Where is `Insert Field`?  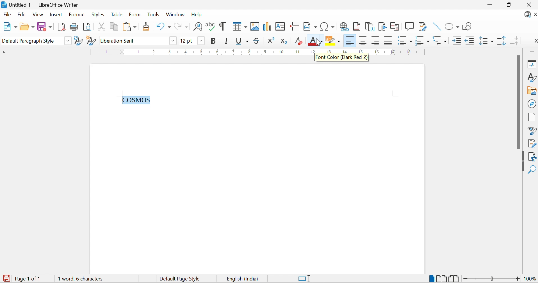 Insert Field is located at coordinates (310, 26).